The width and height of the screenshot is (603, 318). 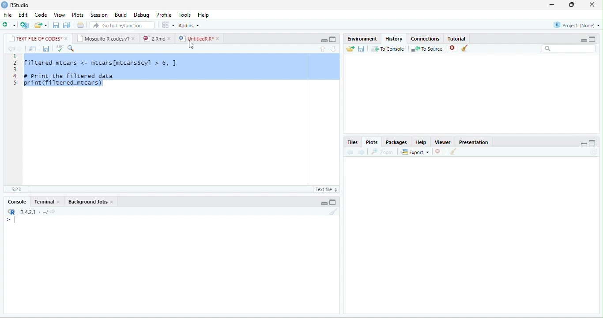 What do you see at coordinates (332, 203) in the screenshot?
I see `maximize` at bounding box center [332, 203].